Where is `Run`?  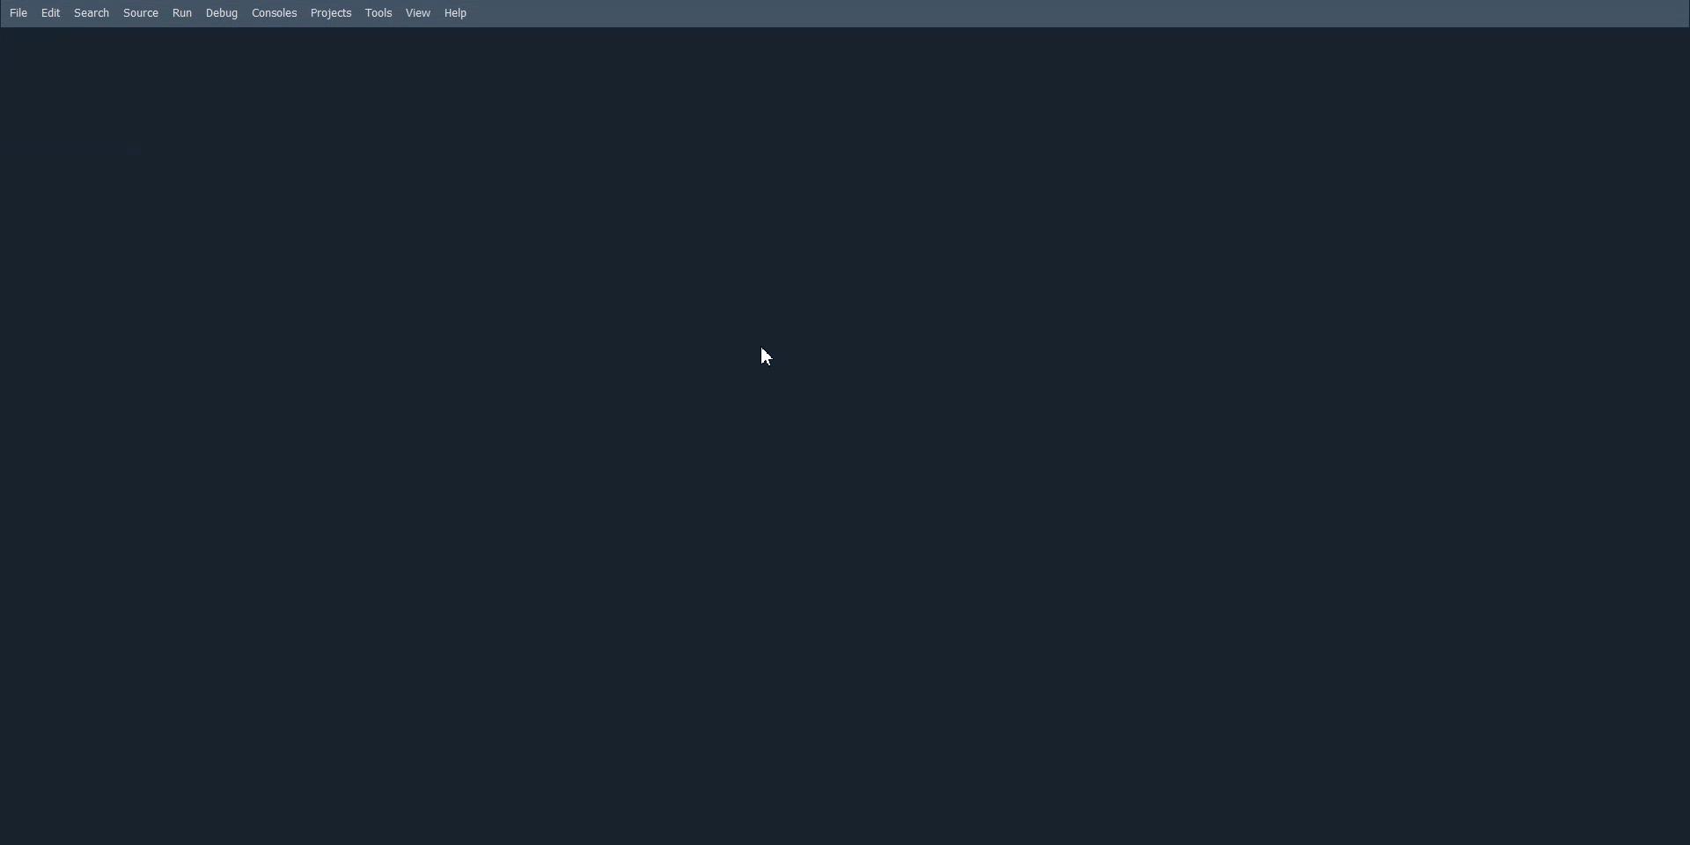 Run is located at coordinates (182, 12).